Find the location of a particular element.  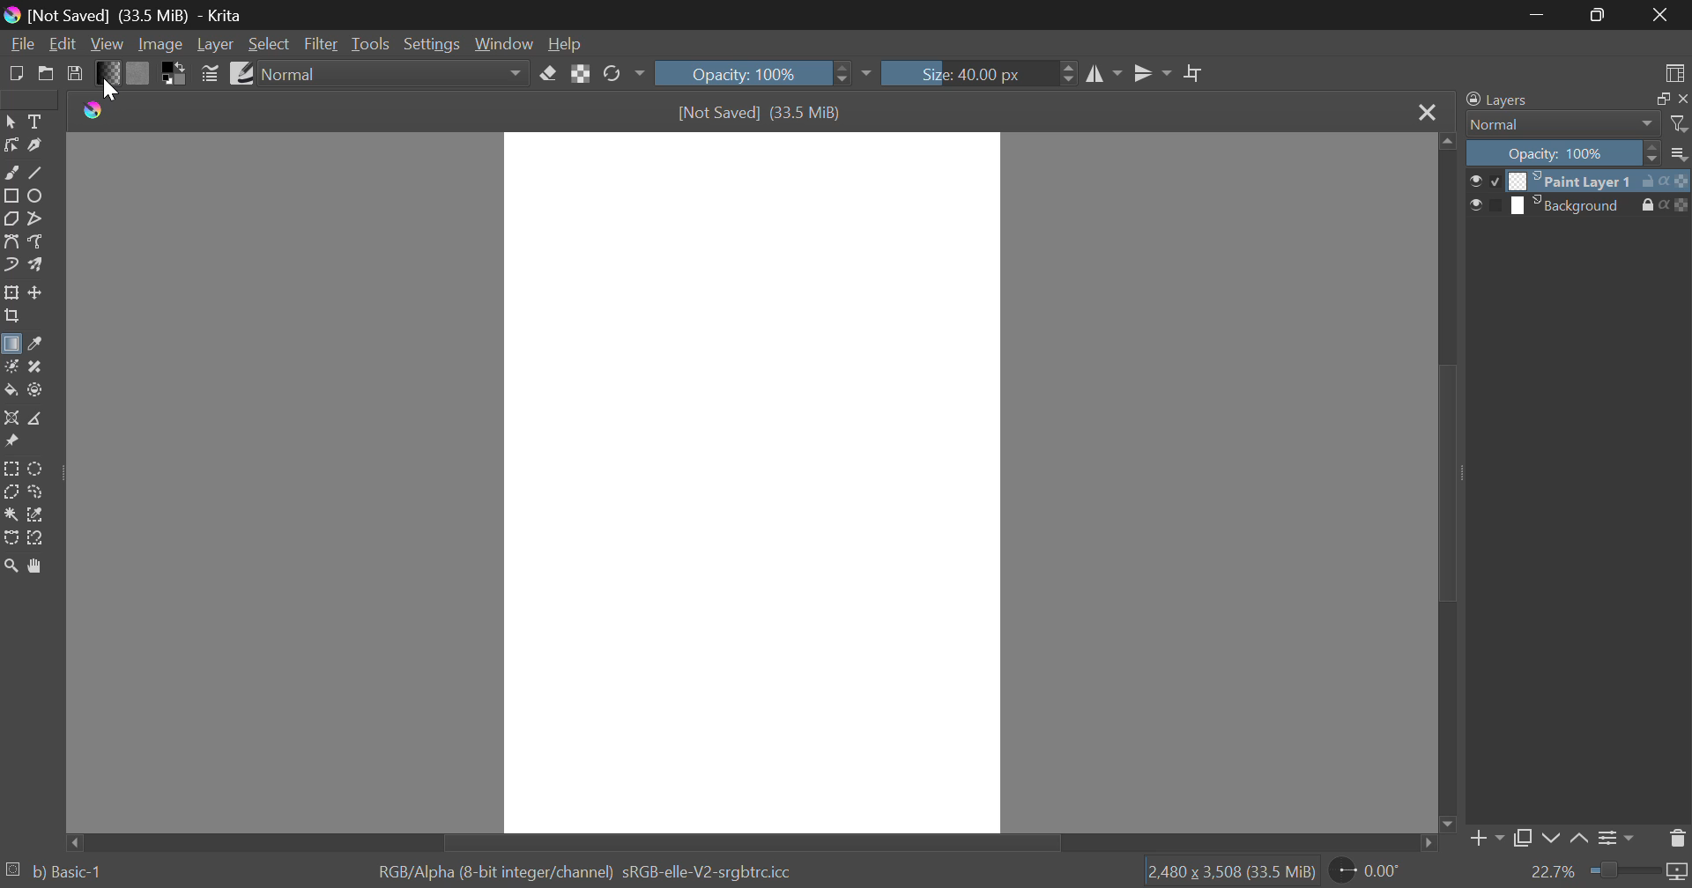

Add Layer is located at coordinates (1485, 842).